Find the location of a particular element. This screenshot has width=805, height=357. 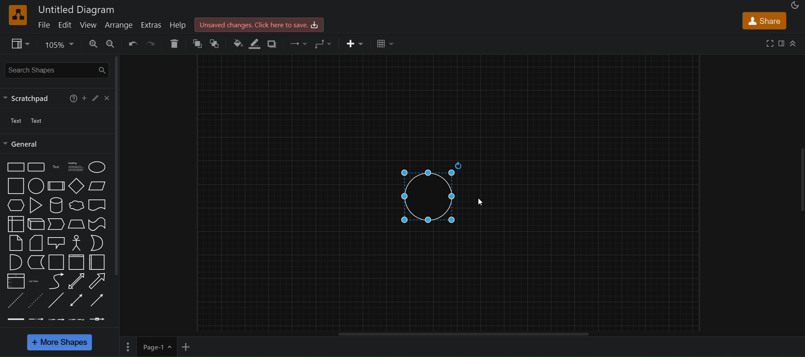

list is located at coordinates (16, 281).